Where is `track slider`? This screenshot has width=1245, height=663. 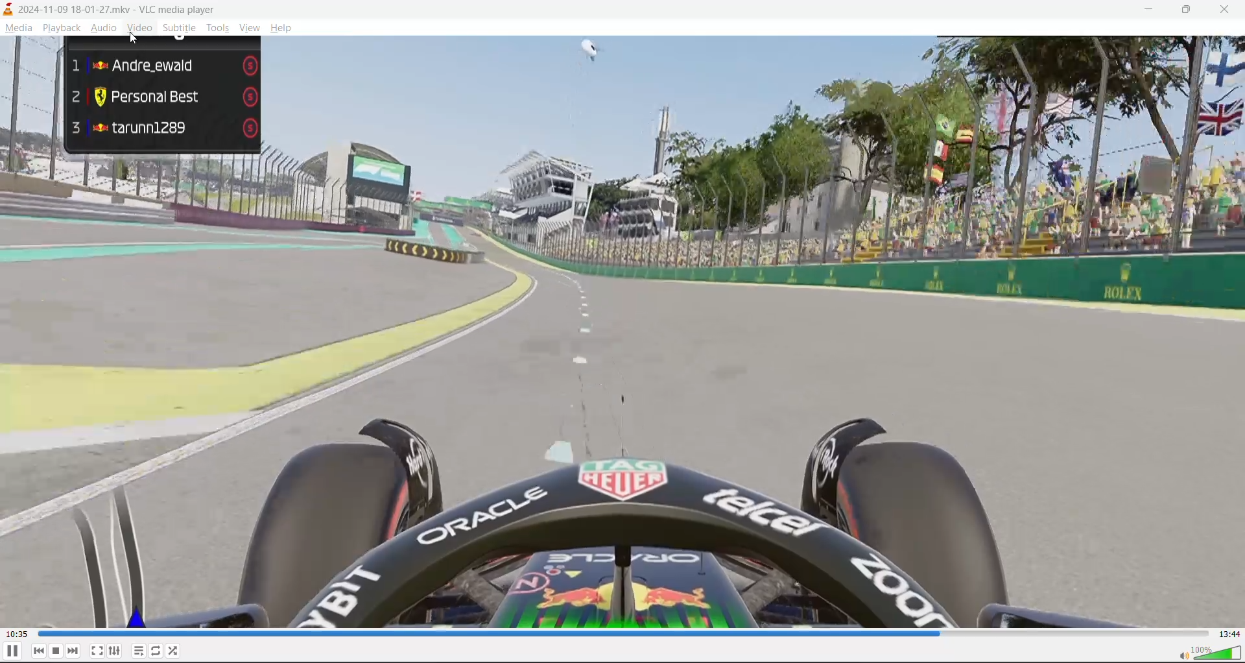
track slider is located at coordinates (621, 633).